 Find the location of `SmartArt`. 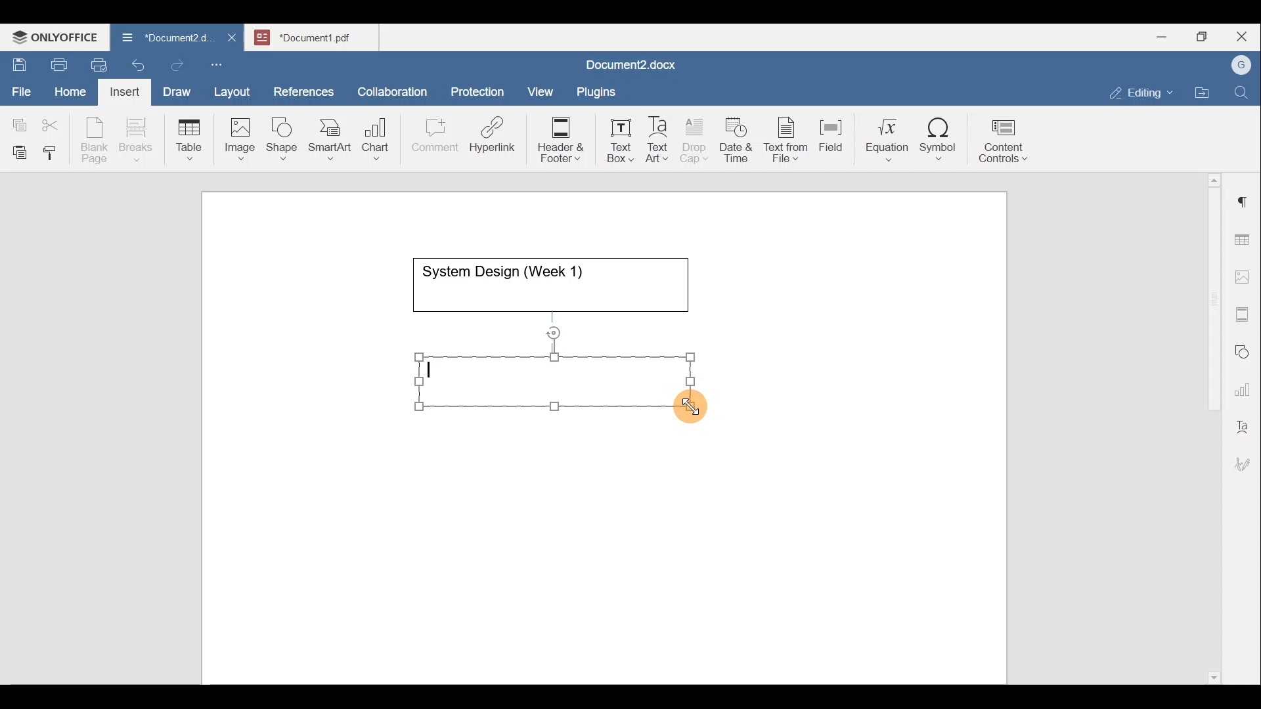

SmartArt is located at coordinates (328, 137).